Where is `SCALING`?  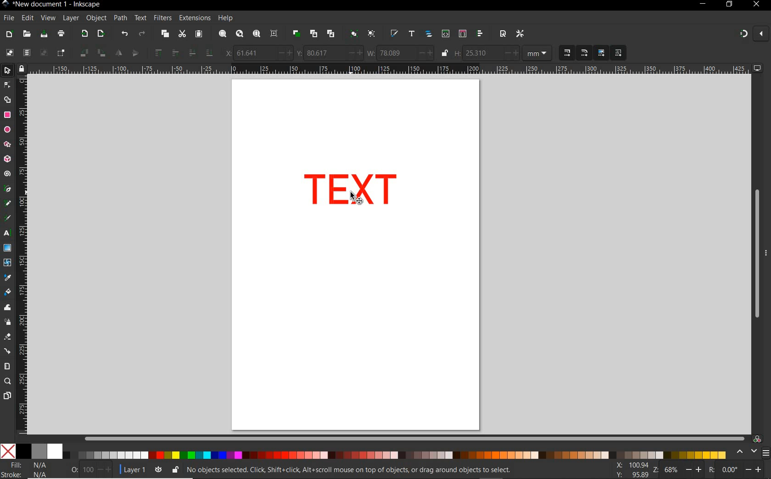
SCALING is located at coordinates (575, 53).